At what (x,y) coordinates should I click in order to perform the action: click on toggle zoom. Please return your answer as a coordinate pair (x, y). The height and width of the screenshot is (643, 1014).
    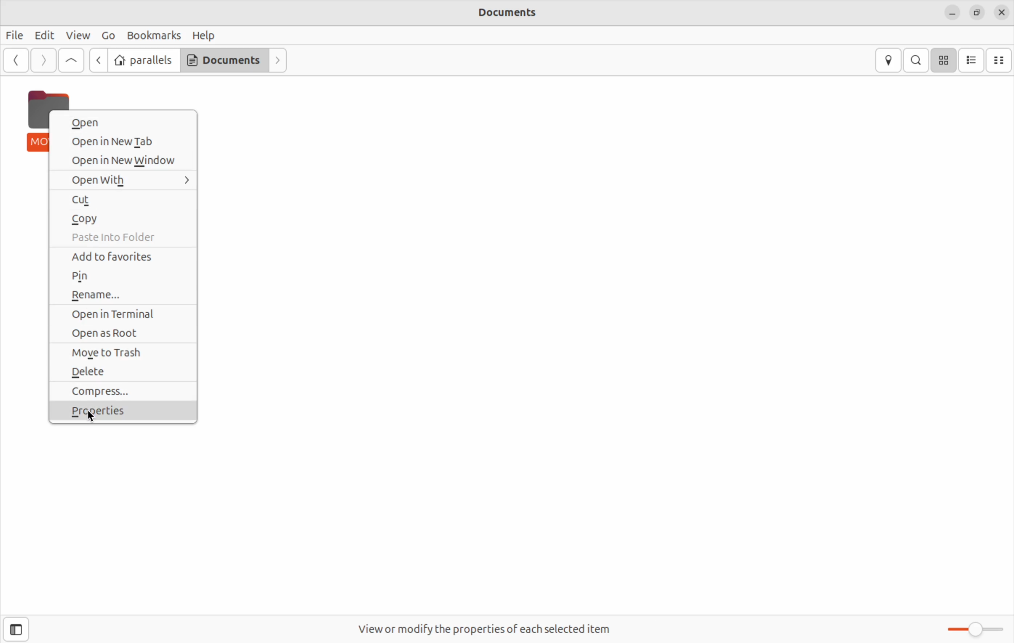
    Looking at the image, I should click on (971, 629).